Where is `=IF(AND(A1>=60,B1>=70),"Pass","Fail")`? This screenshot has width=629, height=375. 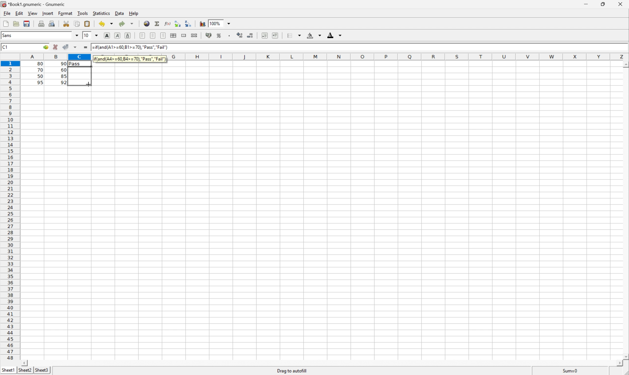
=IF(AND(A1>=60,B1>=70),"Pass","Fail") is located at coordinates (130, 58).